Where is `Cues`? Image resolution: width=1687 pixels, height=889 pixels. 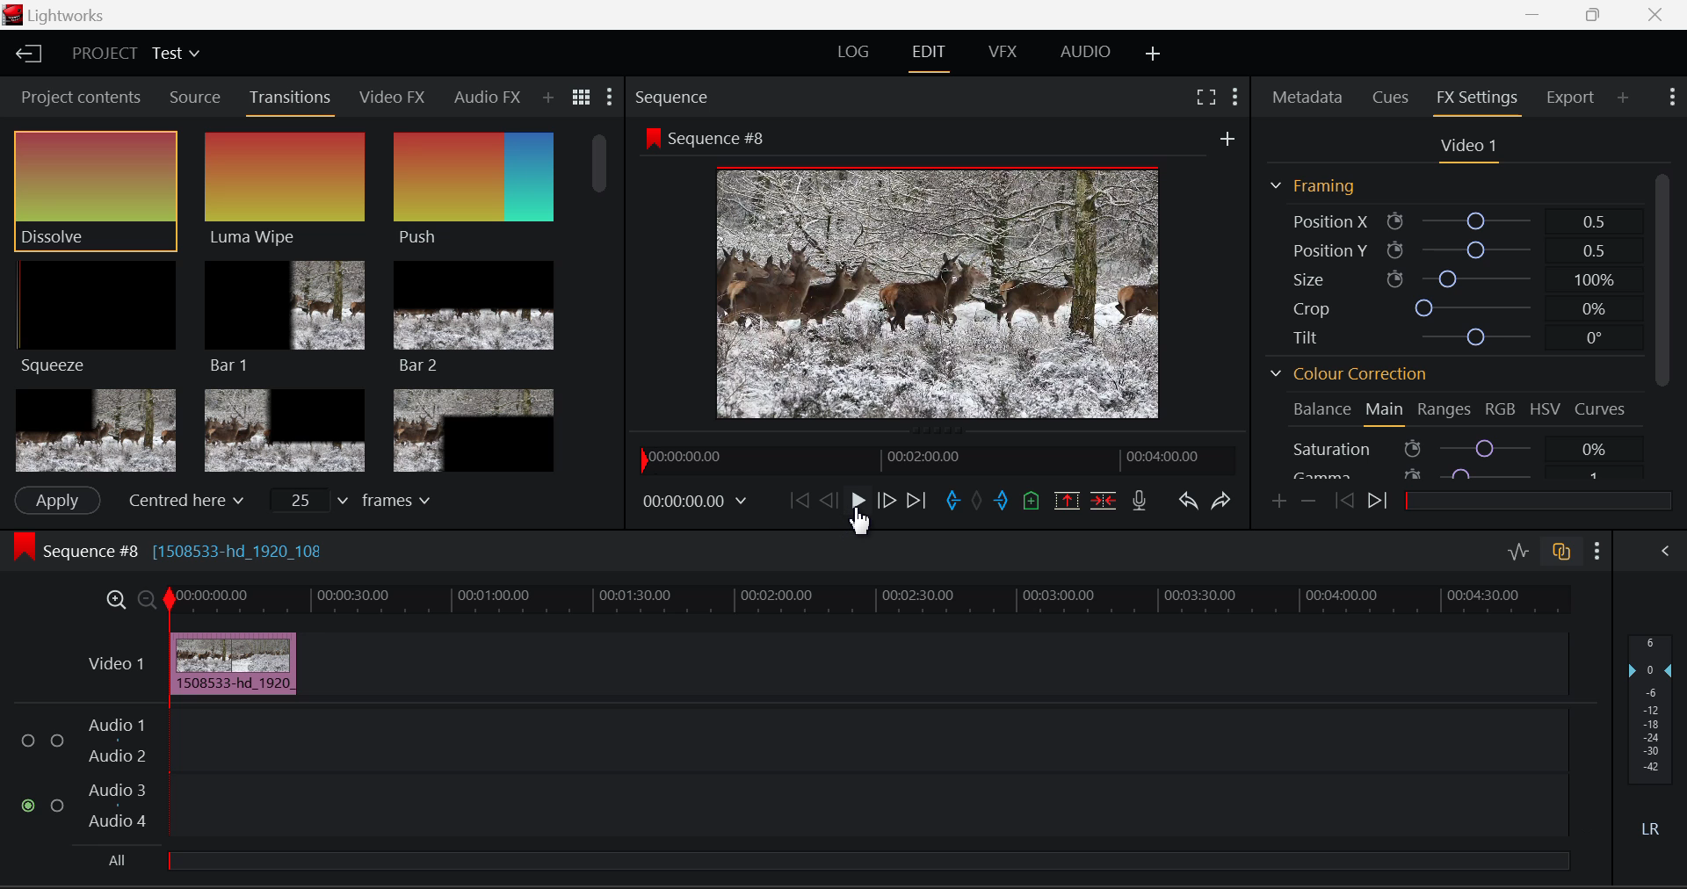 Cues is located at coordinates (1388, 98).